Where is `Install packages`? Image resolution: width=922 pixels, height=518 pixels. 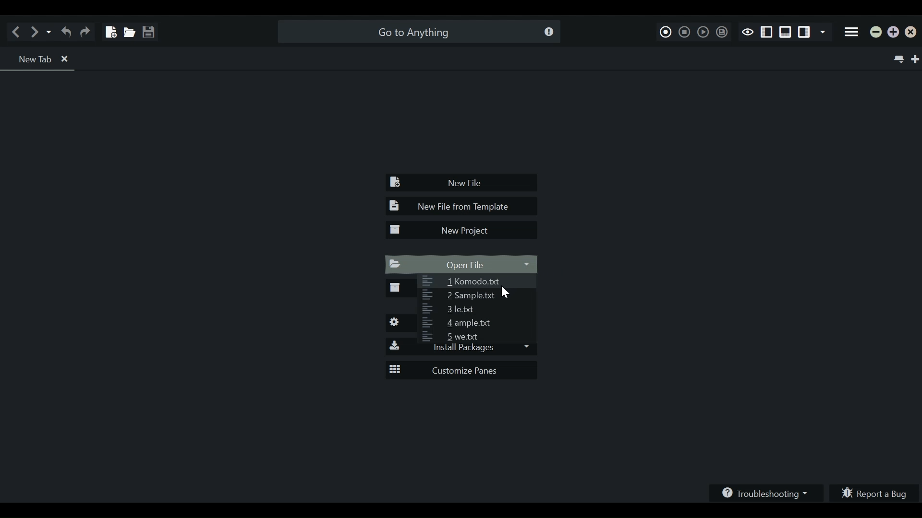
Install packages is located at coordinates (460, 350).